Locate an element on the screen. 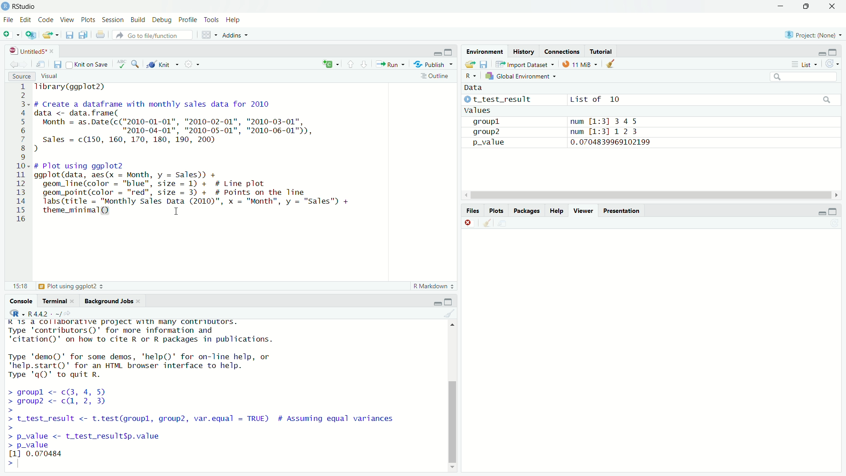 The height and width of the screenshot is (476, 846). Background Jobs is located at coordinates (113, 301).